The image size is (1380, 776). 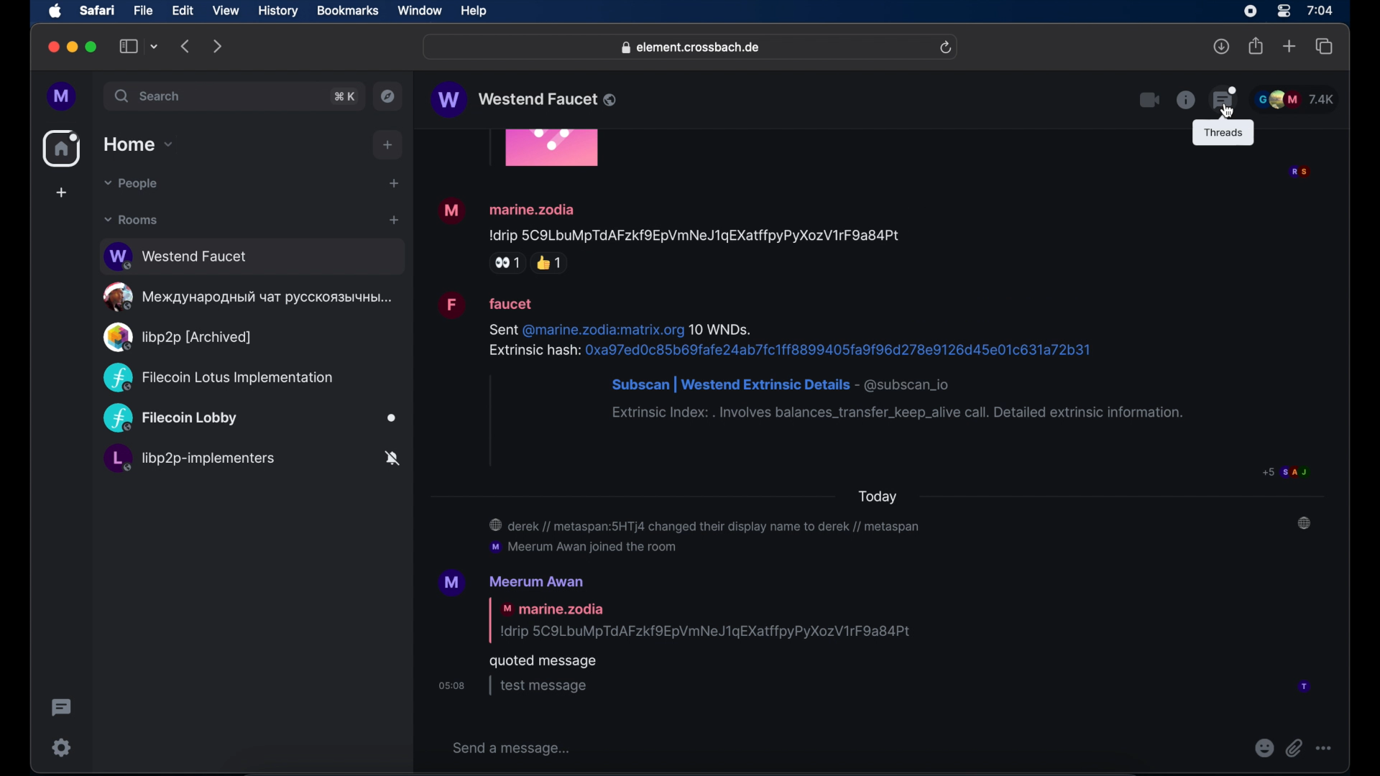 What do you see at coordinates (1302, 172) in the screenshot?
I see `participant` at bounding box center [1302, 172].